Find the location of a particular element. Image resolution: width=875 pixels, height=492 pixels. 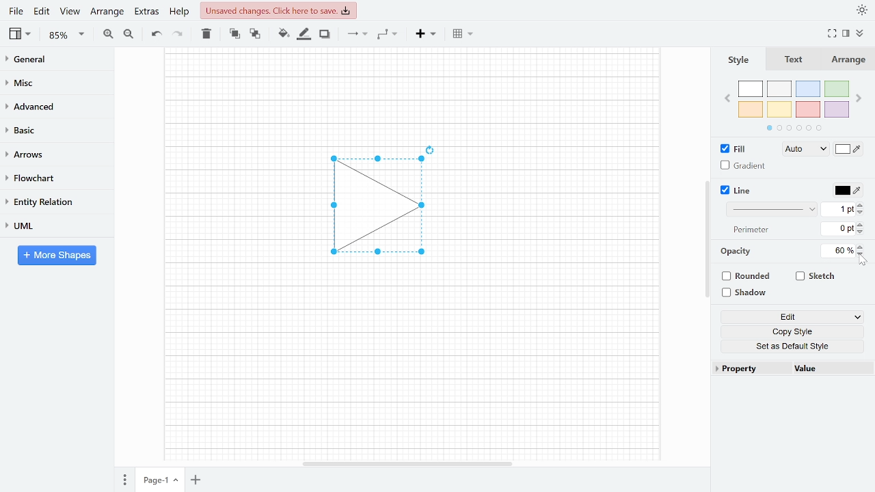

violet is located at coordinates (836, 109).